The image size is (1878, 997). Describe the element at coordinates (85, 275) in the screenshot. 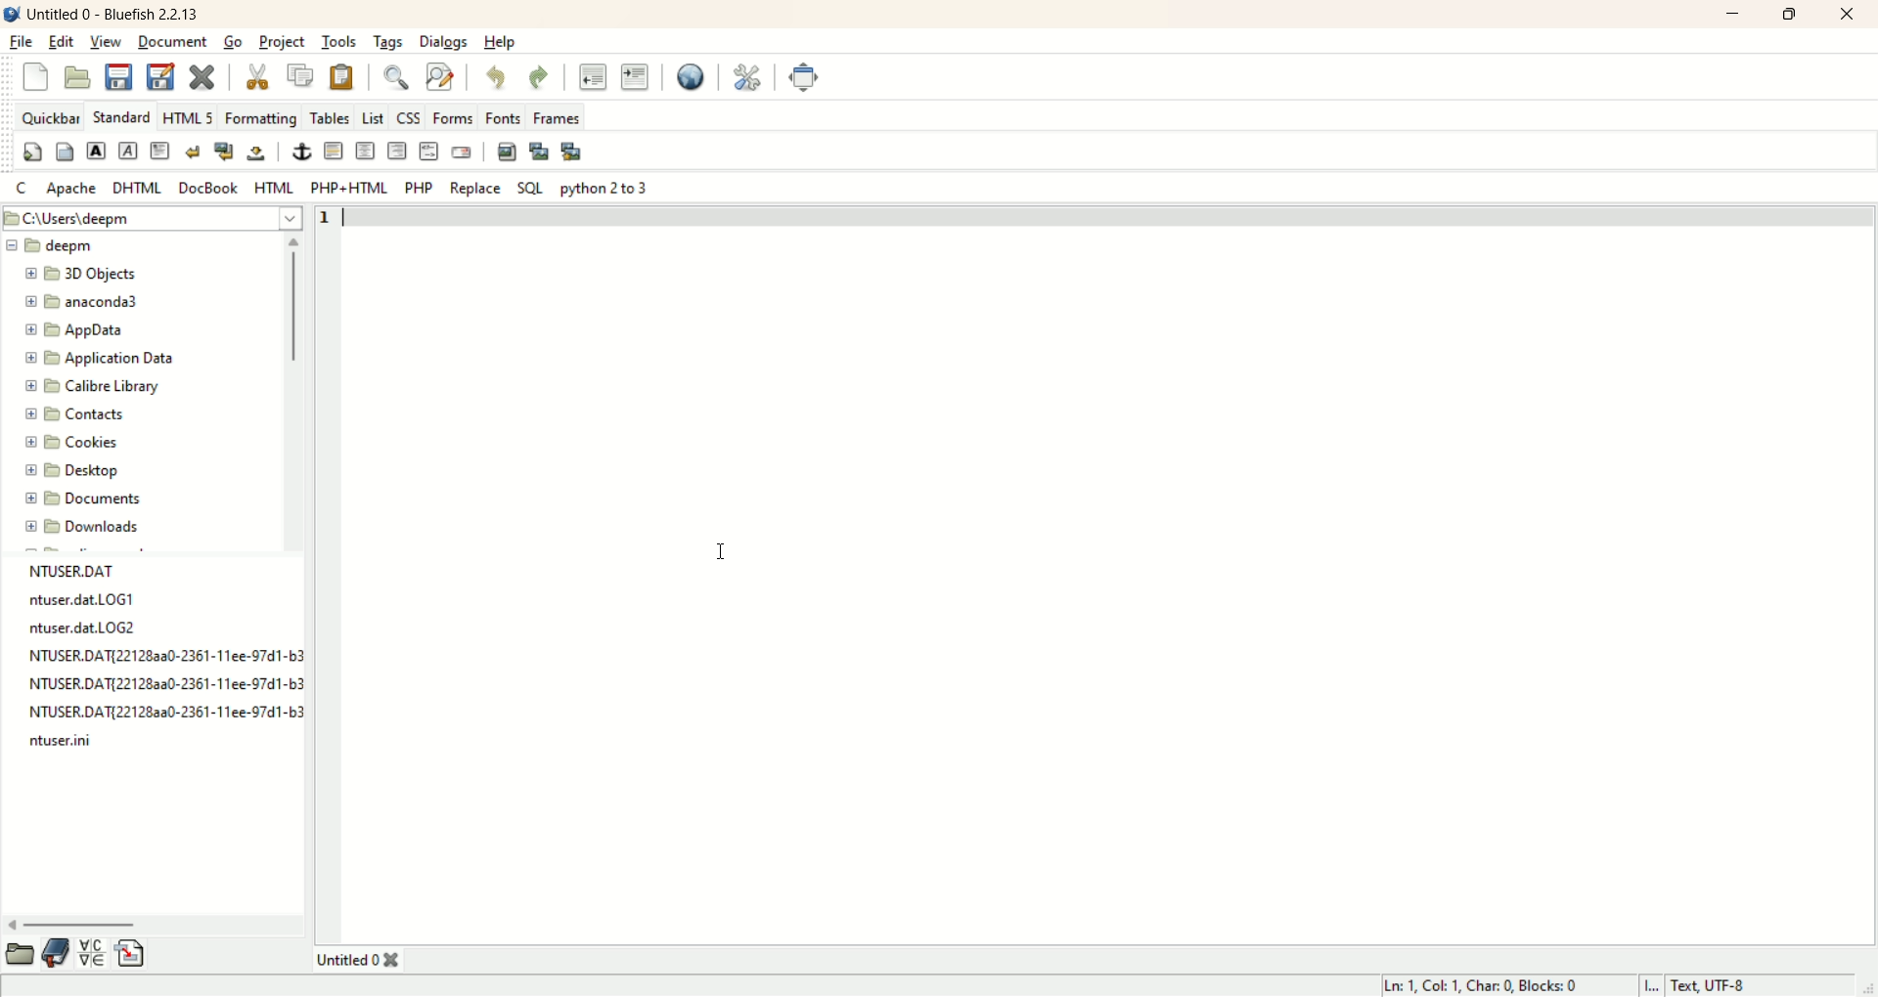

I see `3D objects` at that location.